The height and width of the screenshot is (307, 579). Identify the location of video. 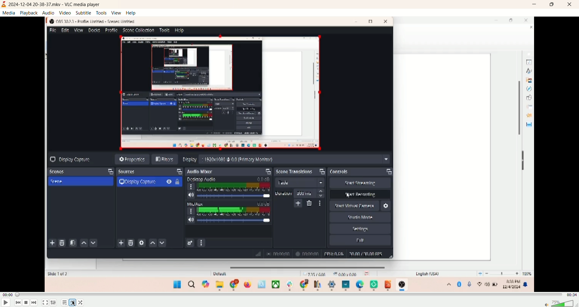
(65, 13).